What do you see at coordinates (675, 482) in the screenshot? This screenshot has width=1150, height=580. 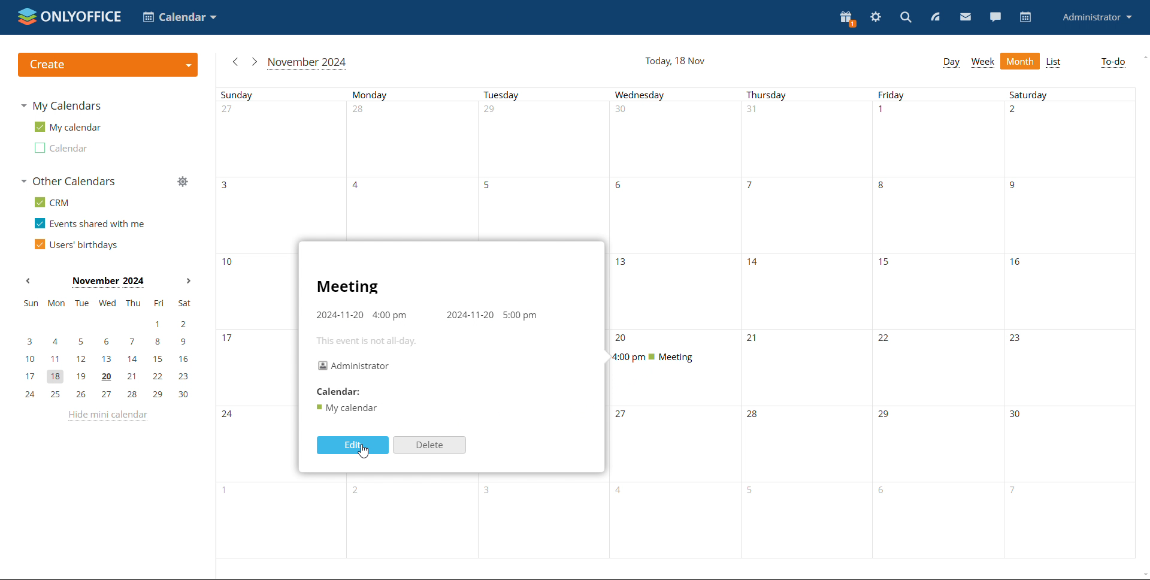 I see `wednesday` at bounding box center [675, 482].